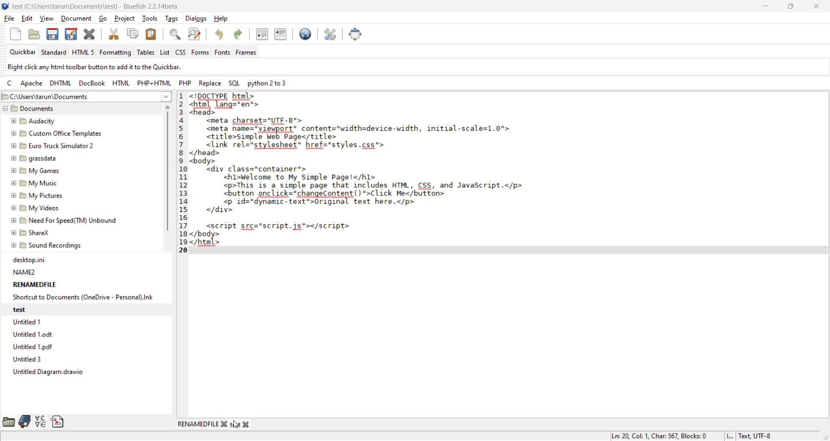 The width and height of the screenshot is (830, 441). I want to click on html 5, so click(84, 52).